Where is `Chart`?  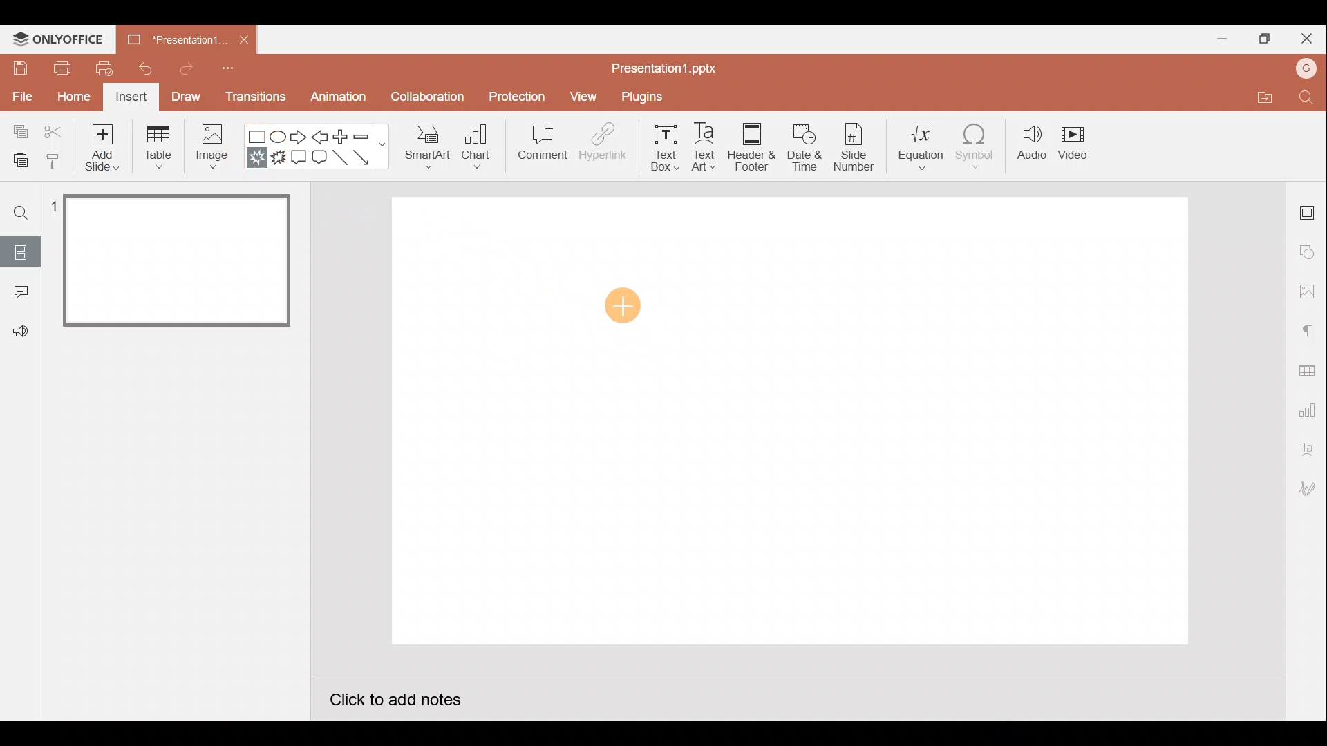 Chart is located at coordinates (482, 150).